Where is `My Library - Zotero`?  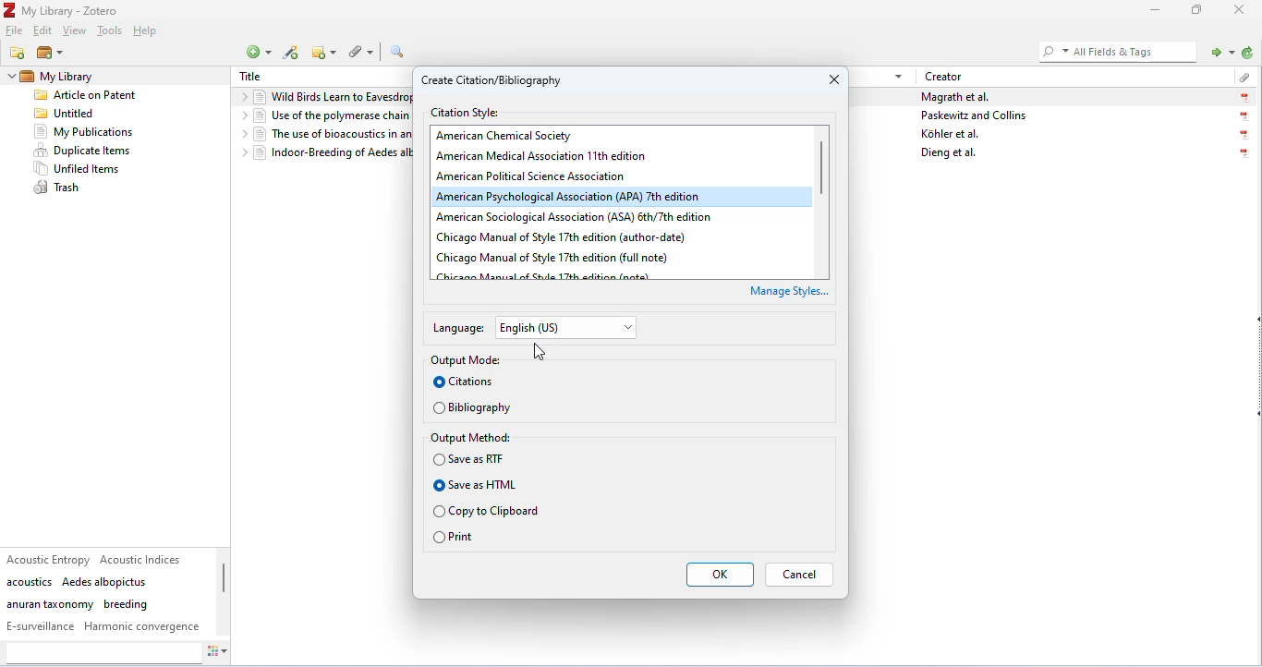
My Library - Zotero is located at coordinates (64, 11).